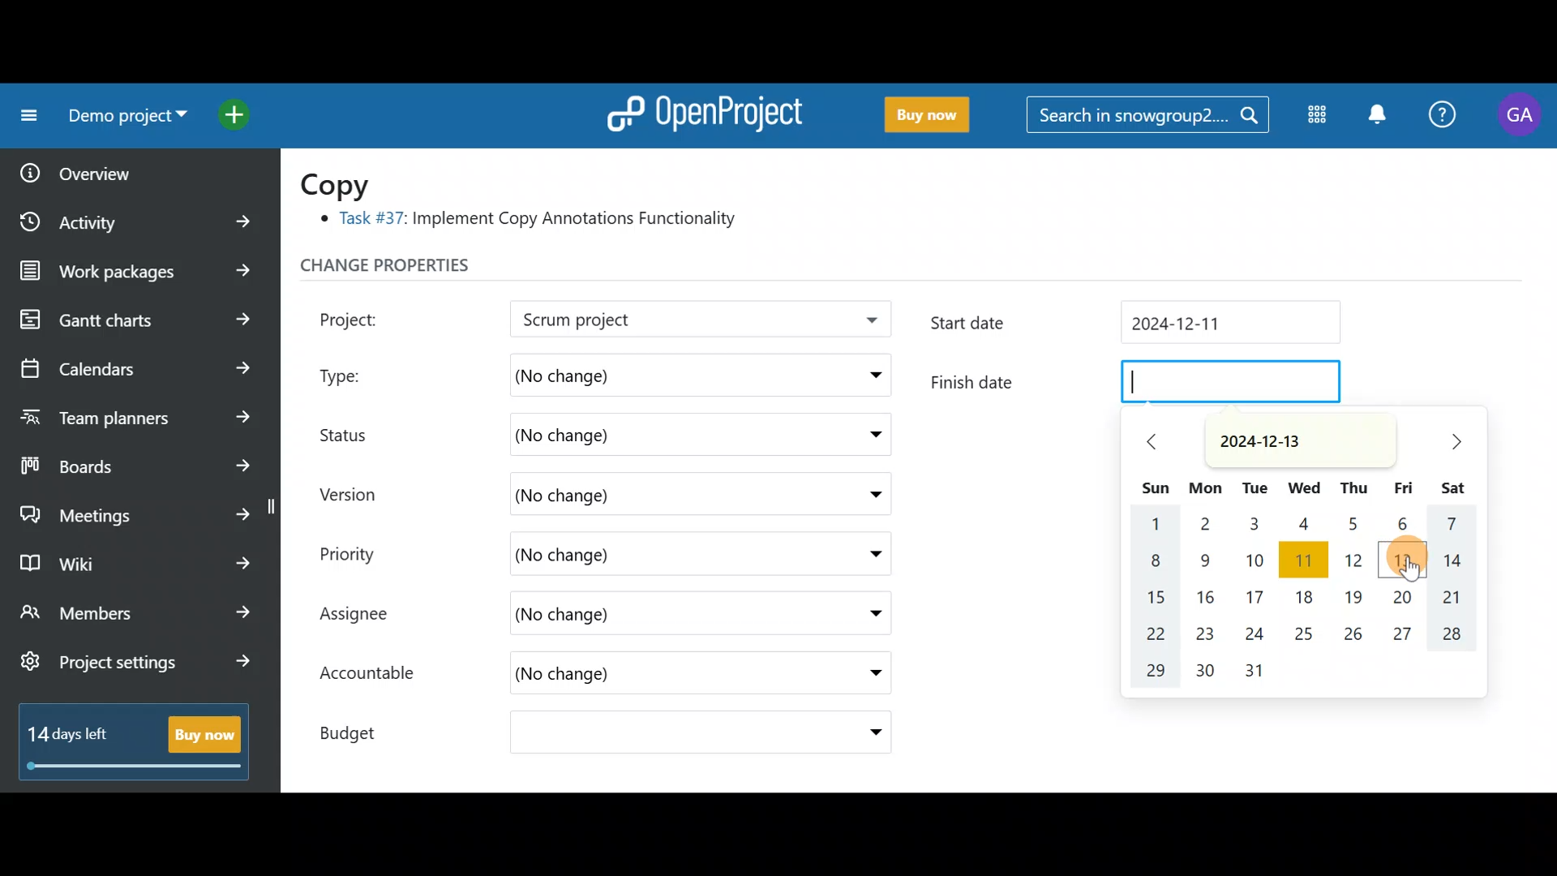 This screenshot has height=876, width=1557. Describe the element at coordinates (1272, 440) in the screenshot. I see `2024-12-13` at that location.